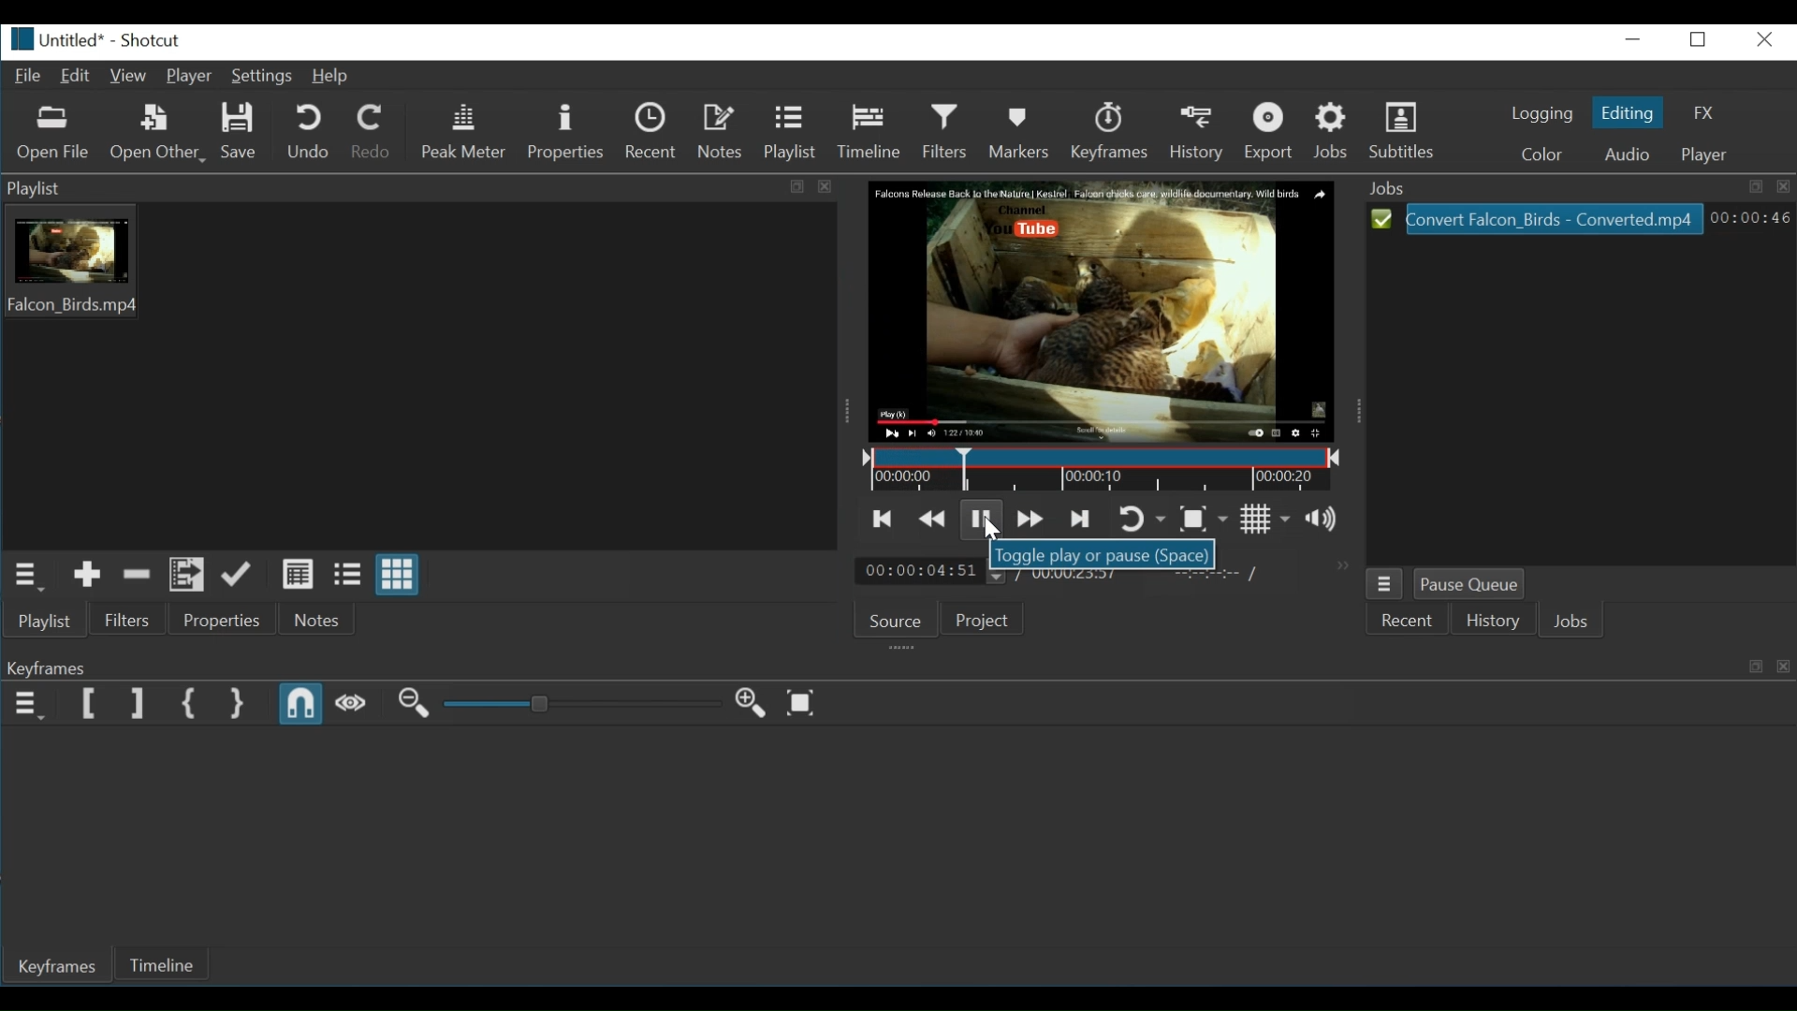  Describe the element at coordinates (982, 618) in the screenshot. I see `Projects` at that location.